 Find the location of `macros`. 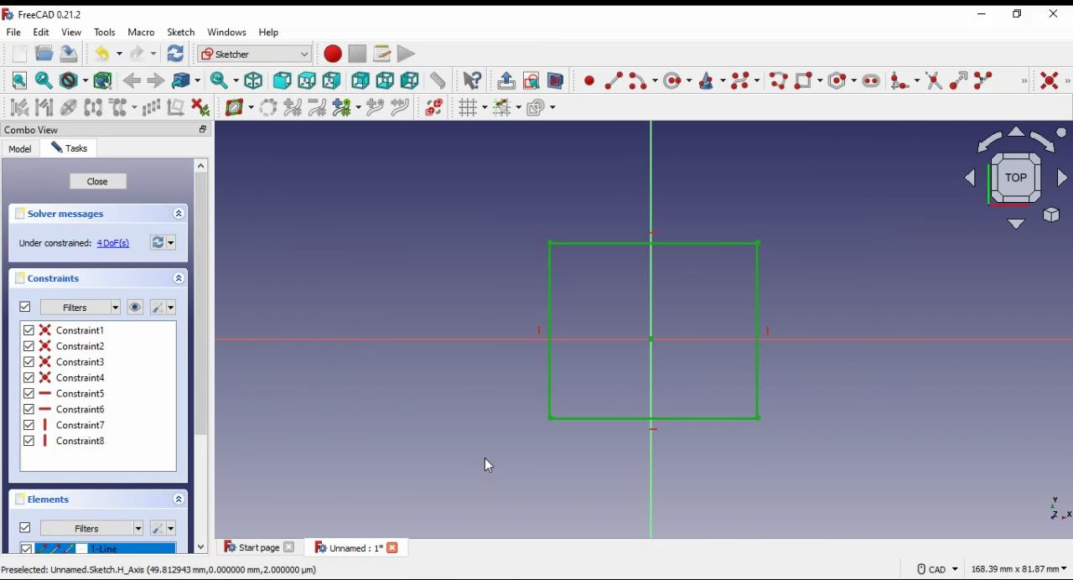

macros is located at coordinates (381, 54).